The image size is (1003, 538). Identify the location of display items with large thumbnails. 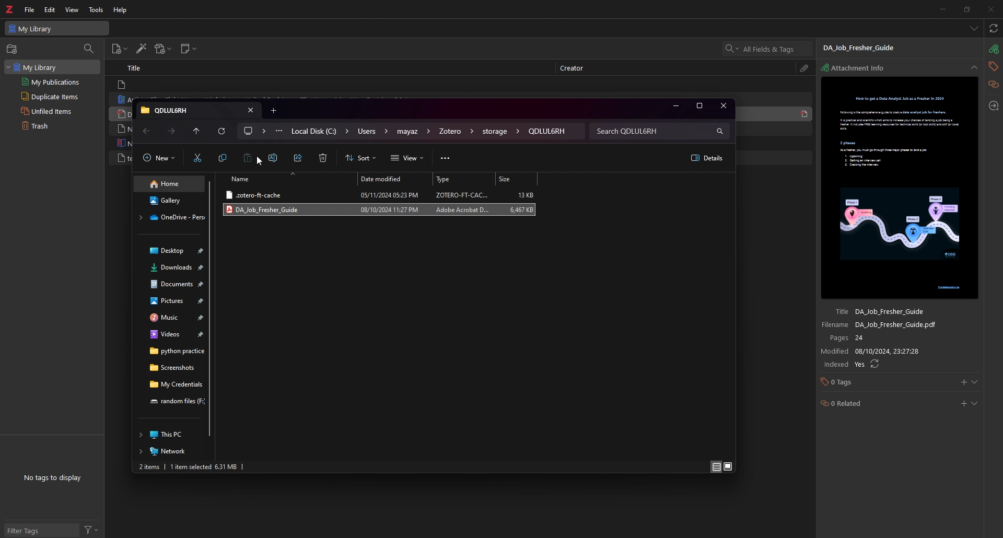
(728, 466).